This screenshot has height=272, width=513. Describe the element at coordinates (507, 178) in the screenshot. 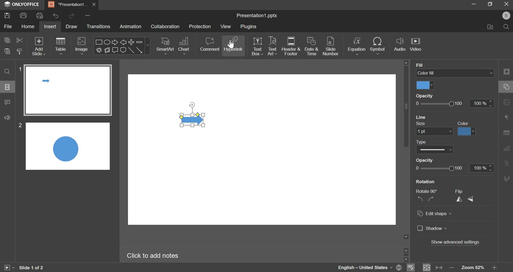

I see `Signature settings` at that location.